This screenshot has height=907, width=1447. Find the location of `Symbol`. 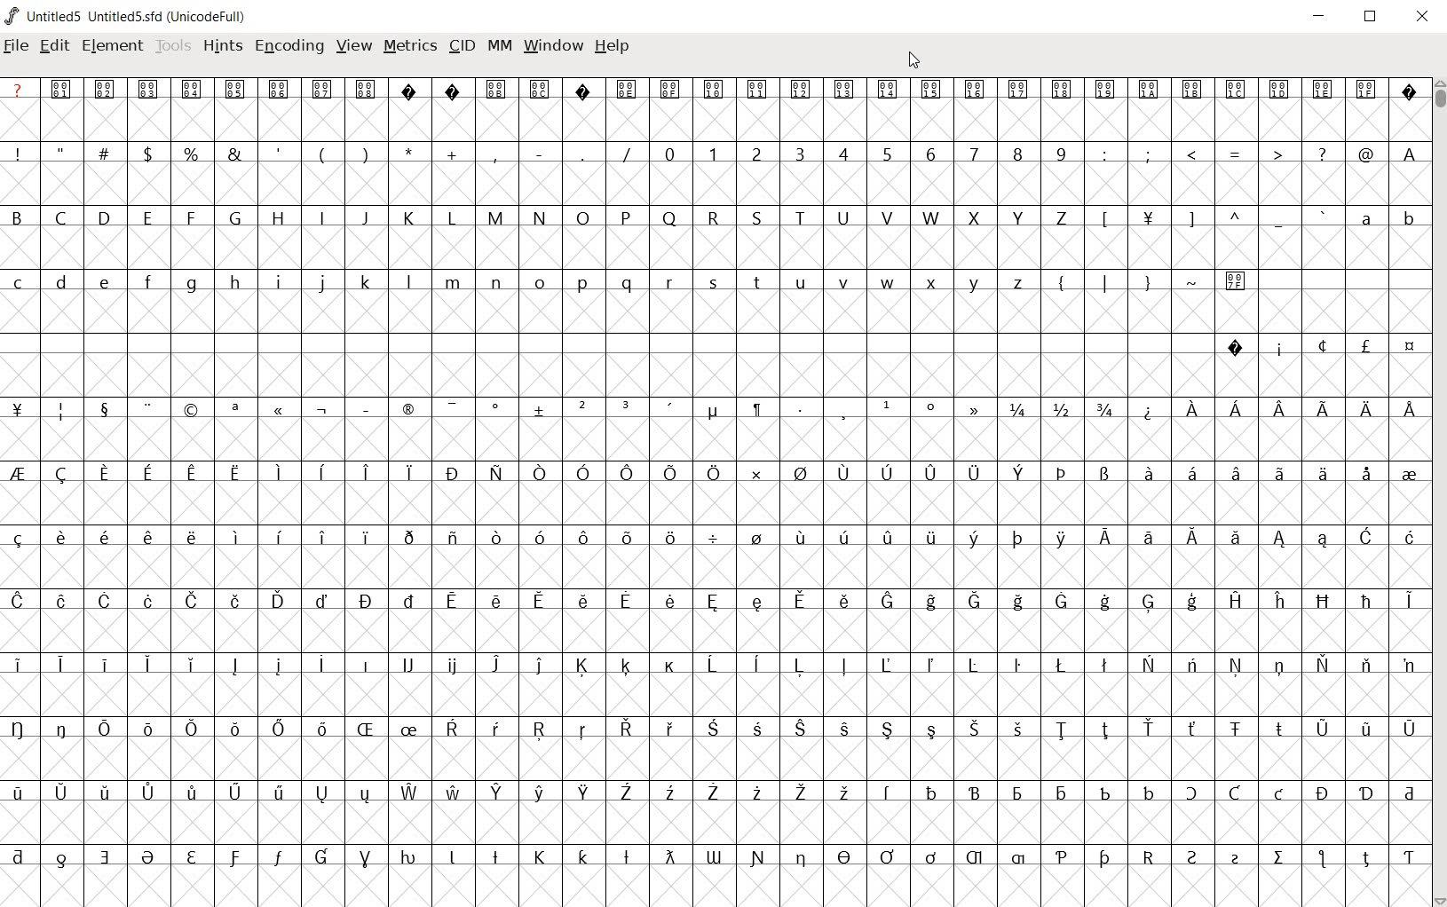

Symbol is located at coordinates (62, 729).